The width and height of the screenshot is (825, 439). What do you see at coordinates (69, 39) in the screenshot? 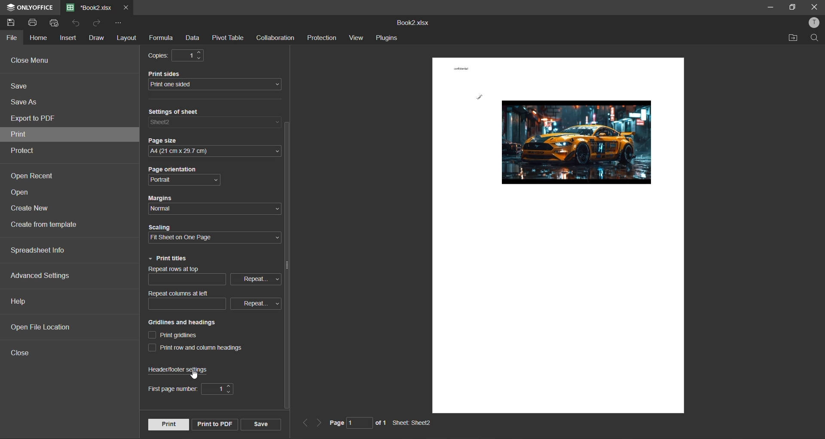
I see `insert` at bounding box center [69, 39].